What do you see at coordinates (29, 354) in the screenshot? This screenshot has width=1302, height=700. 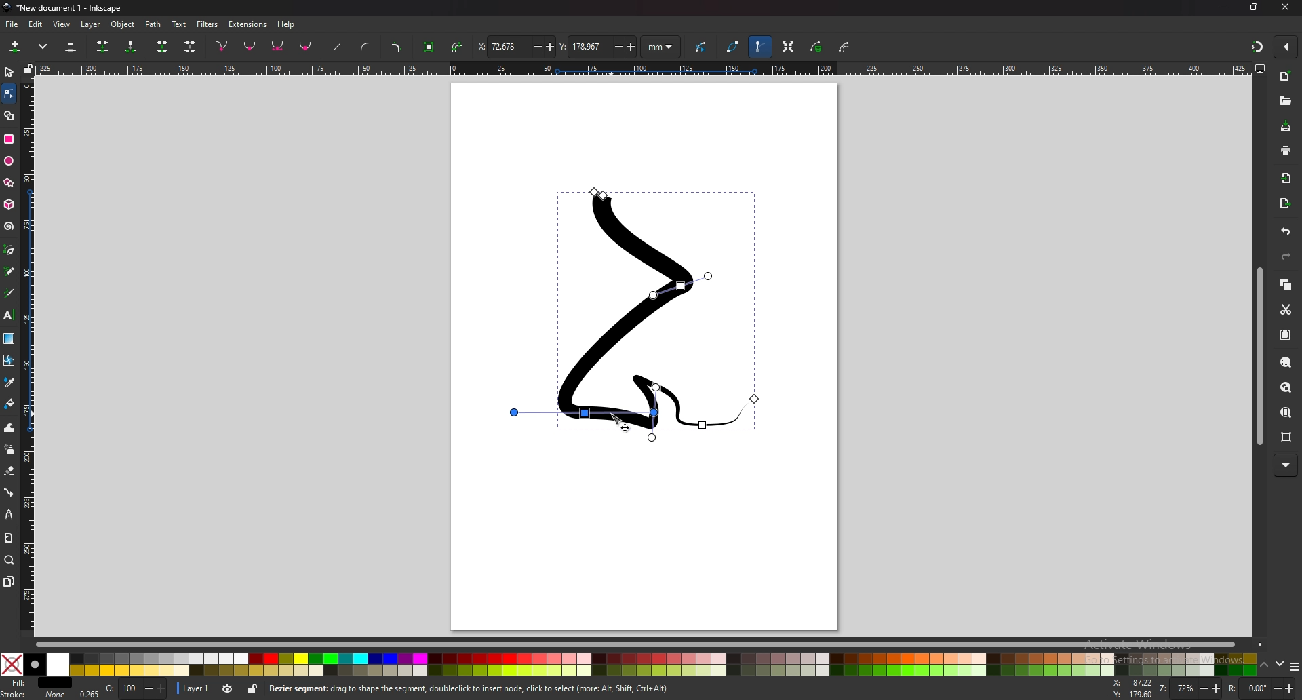 I see `vertical scale` at bounding box center [29, 354].